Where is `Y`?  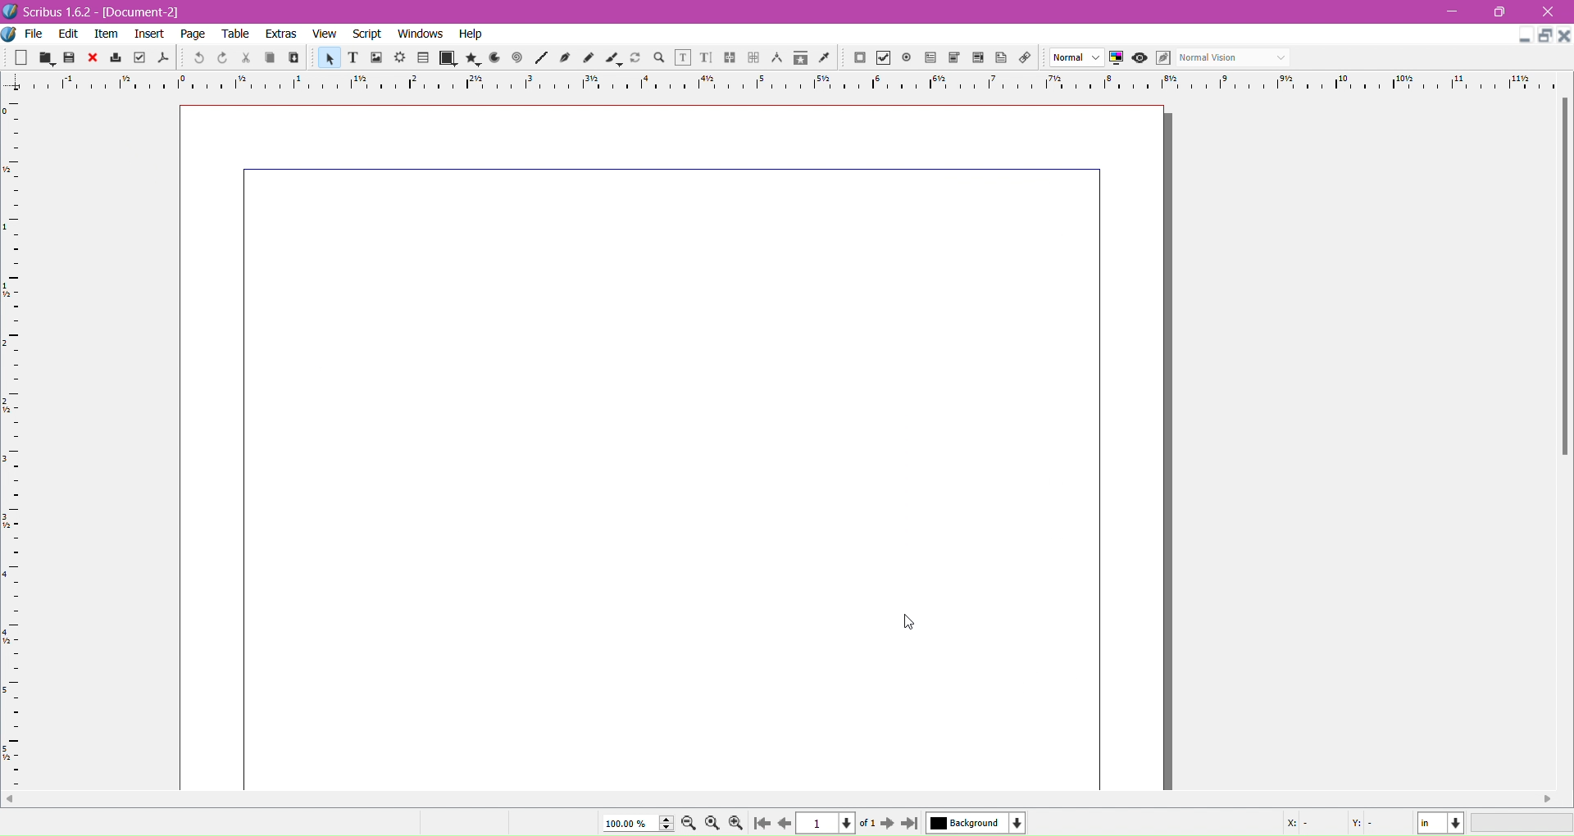 Y is located at coordinates (1366, 825).